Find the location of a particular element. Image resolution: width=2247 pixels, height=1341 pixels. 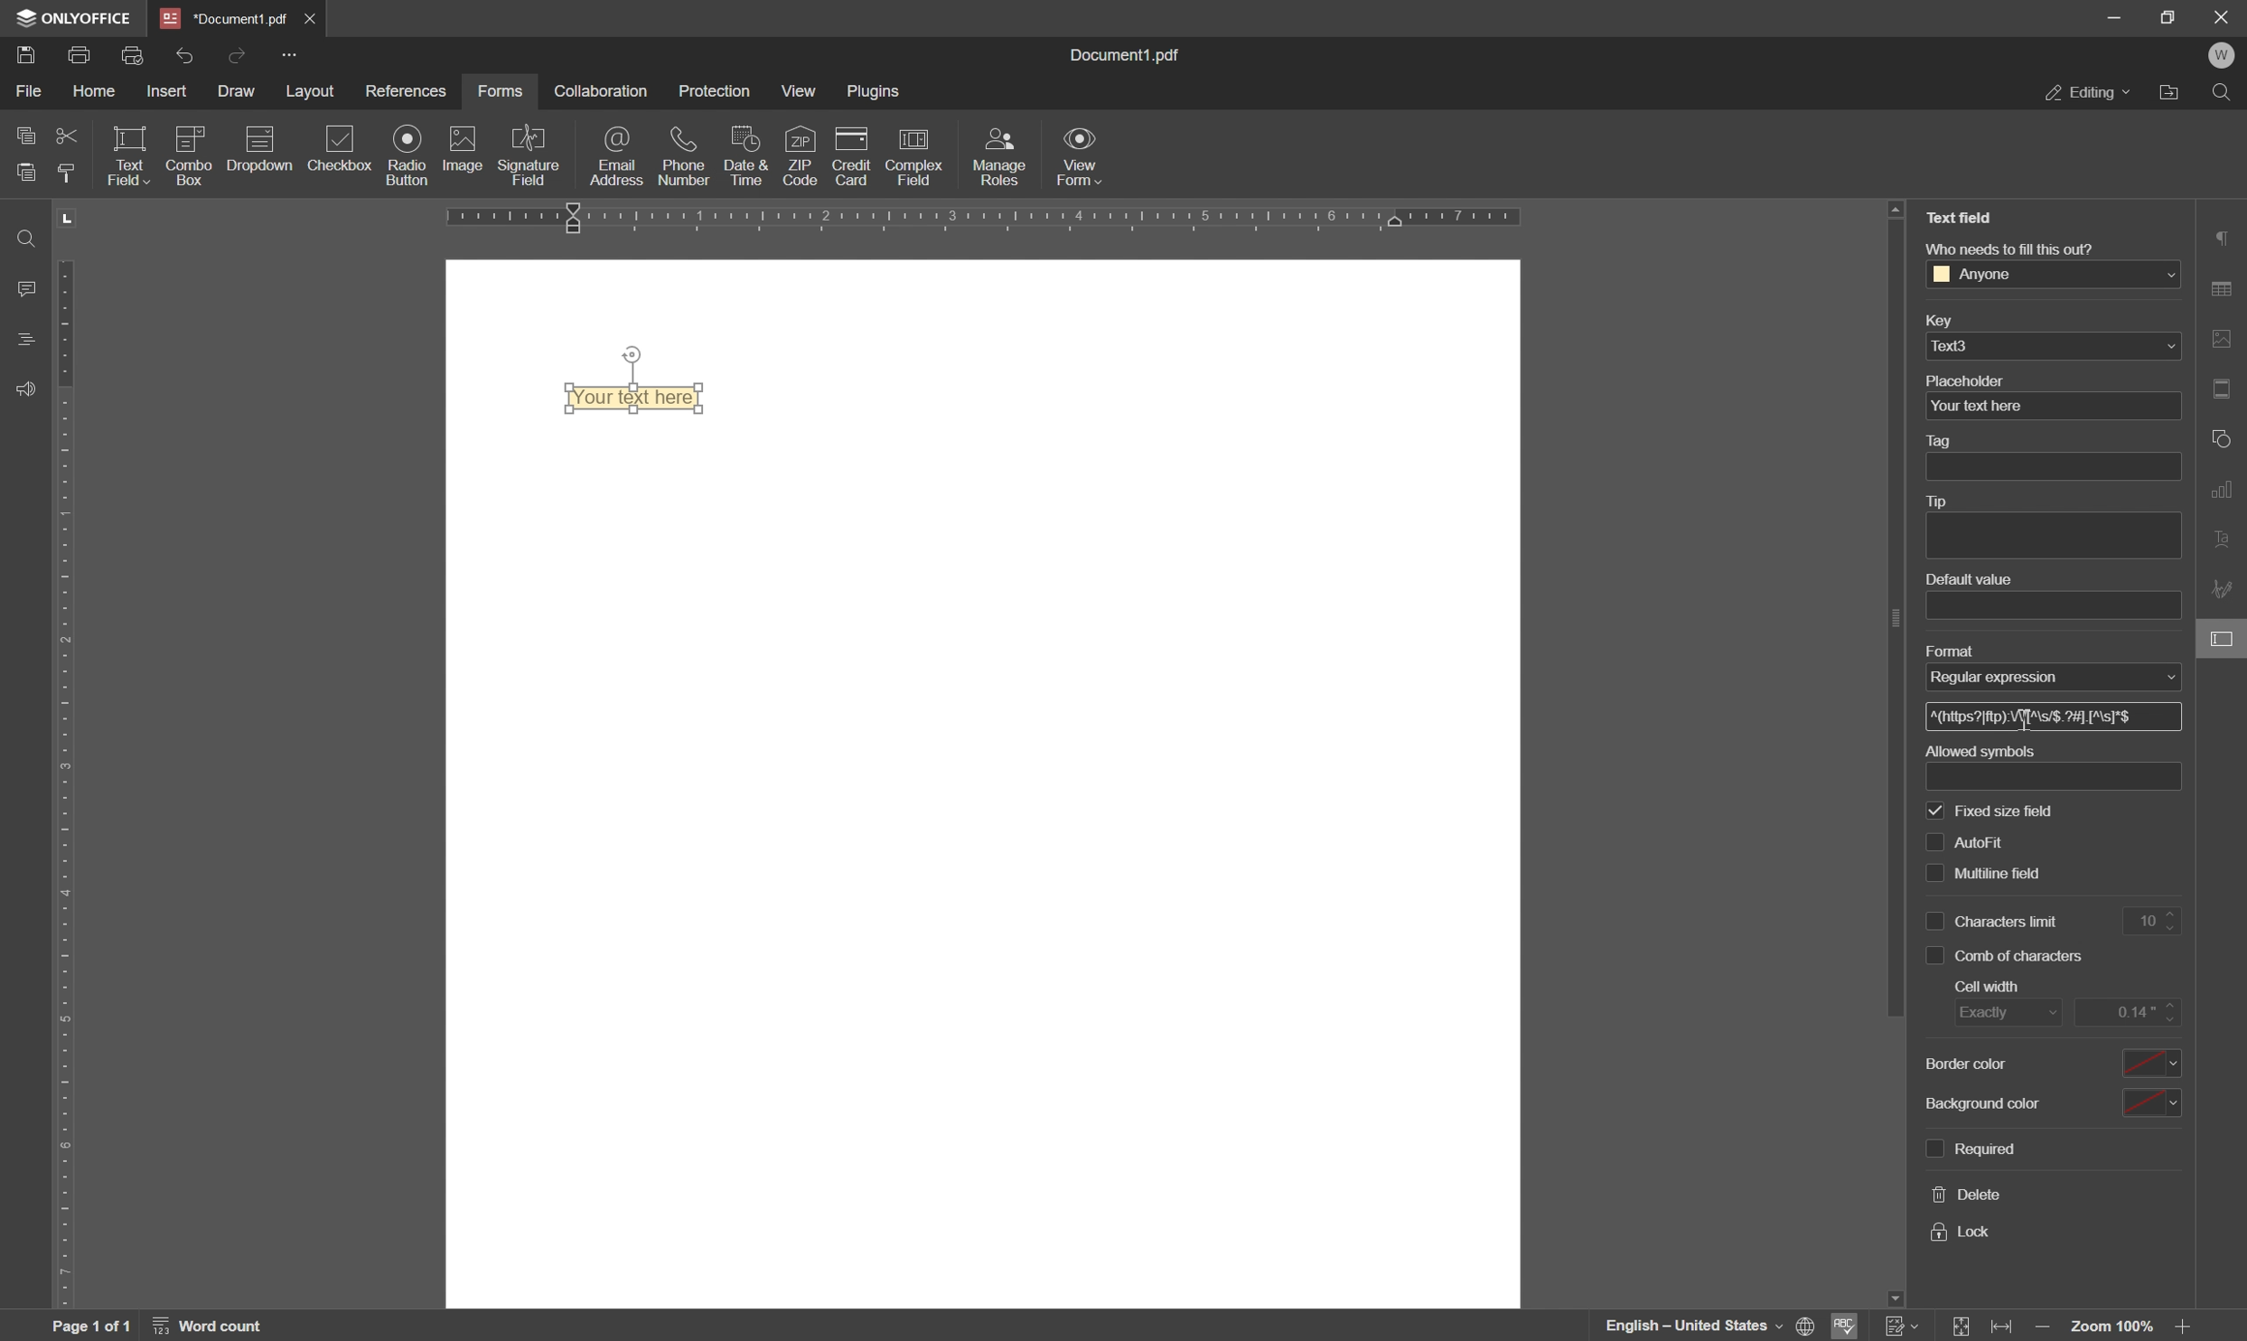

text field is located at coordinates (127, 155).